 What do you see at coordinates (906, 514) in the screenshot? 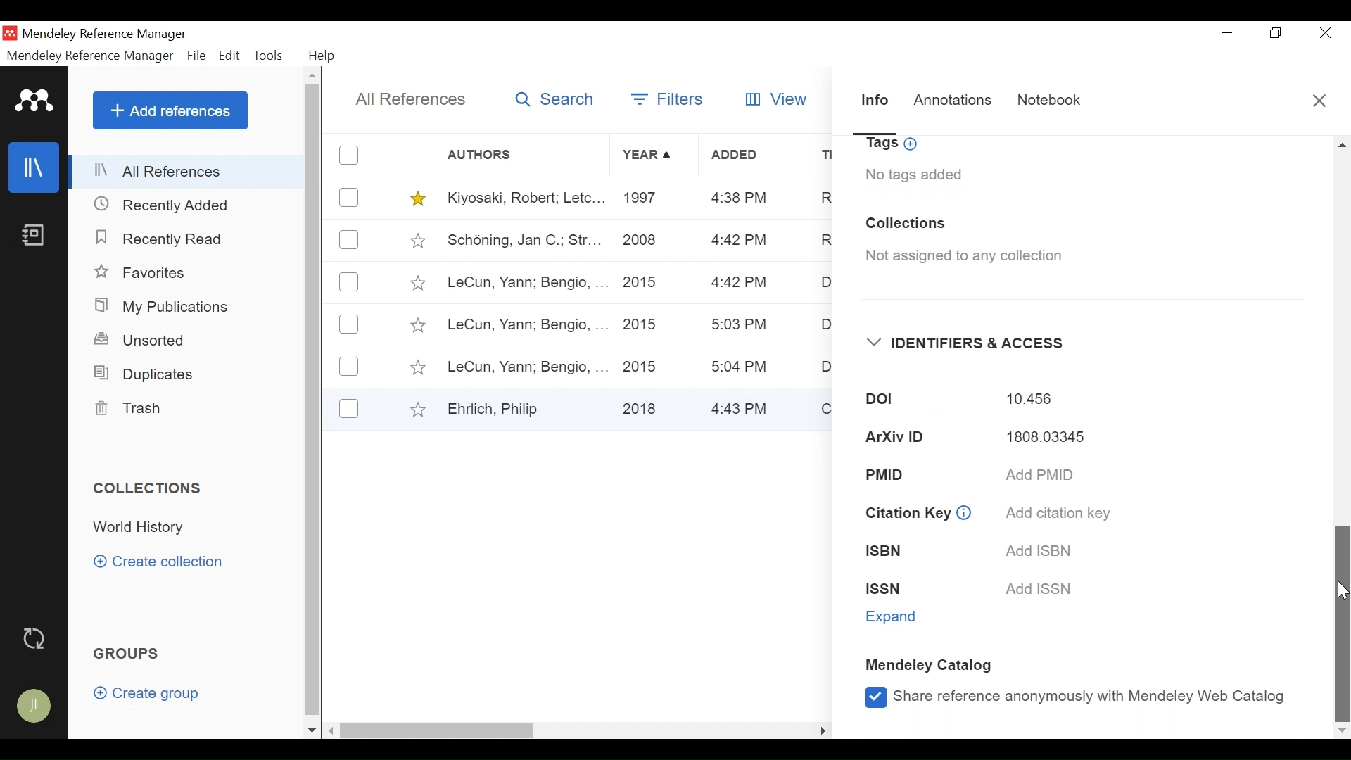
I see `Citation Key` at bounding box center [906, 514].